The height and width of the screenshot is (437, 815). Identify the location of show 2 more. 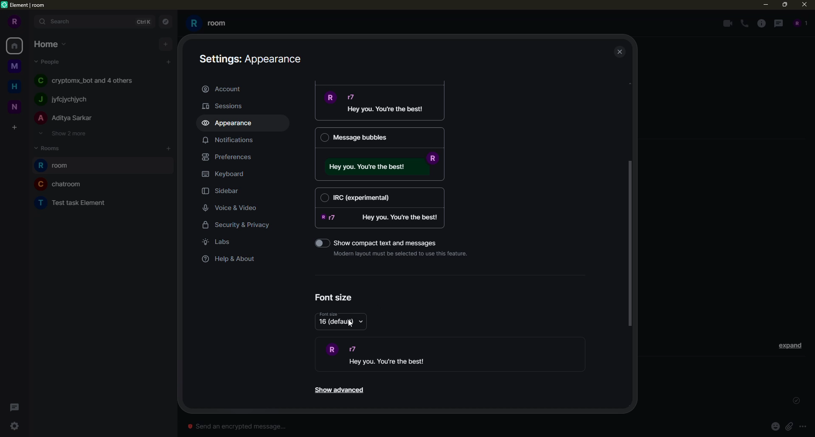
(62, 133).